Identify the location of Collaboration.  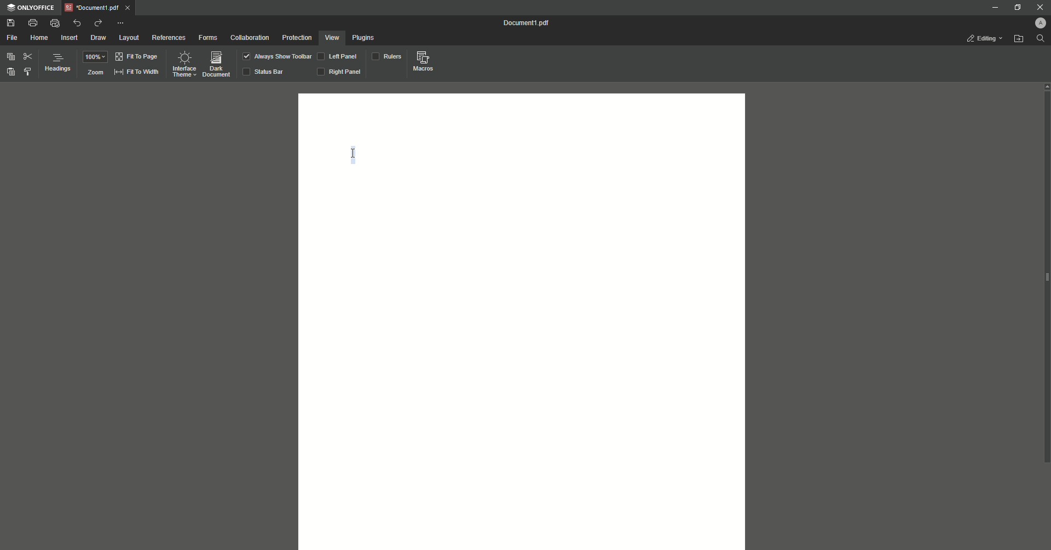
(251, 38).